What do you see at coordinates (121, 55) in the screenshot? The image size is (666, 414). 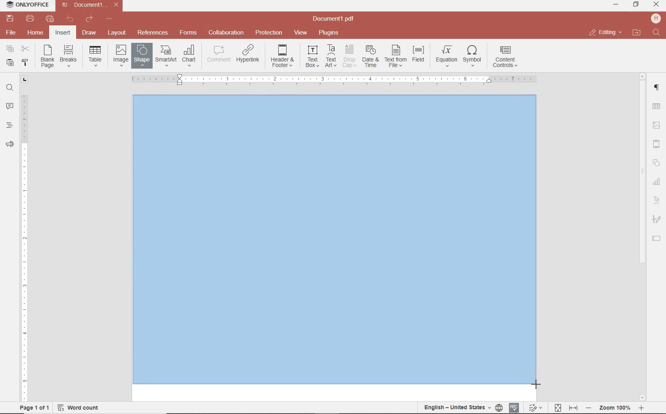 I see `INSERT IMAGES` at bounding box center [121, 55].